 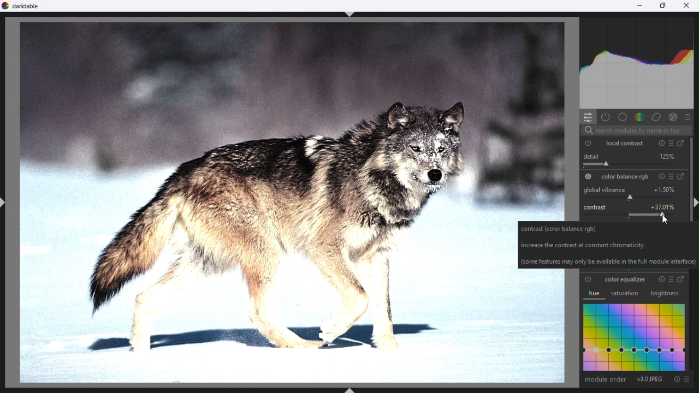 What do you see at coordinates (264, 203) in the screenshot?
I see `image after increasing contrast` at bounding box center [264, 203].